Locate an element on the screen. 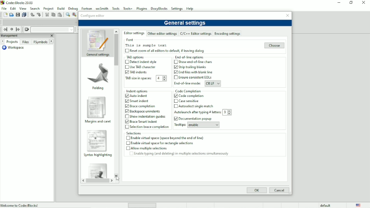 This screenshot has width=370, height=208. Plugins is located at coordinates (142, 8).